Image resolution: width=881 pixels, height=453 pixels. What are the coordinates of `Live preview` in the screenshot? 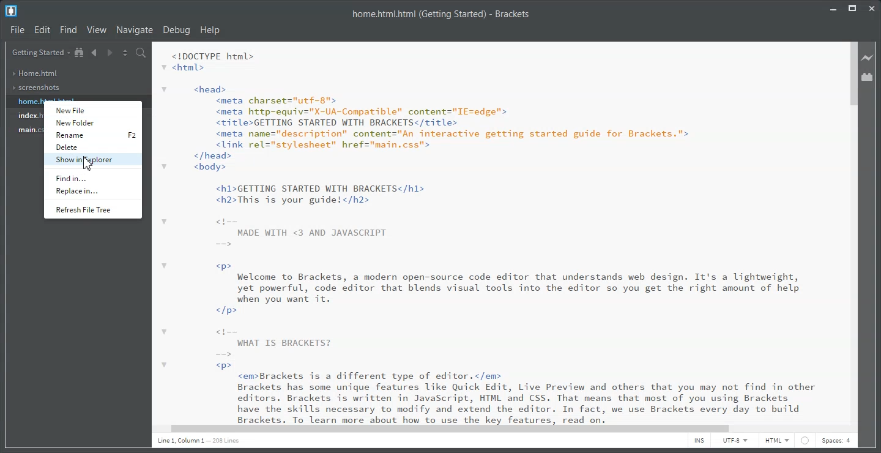 It's located at (868, 58).